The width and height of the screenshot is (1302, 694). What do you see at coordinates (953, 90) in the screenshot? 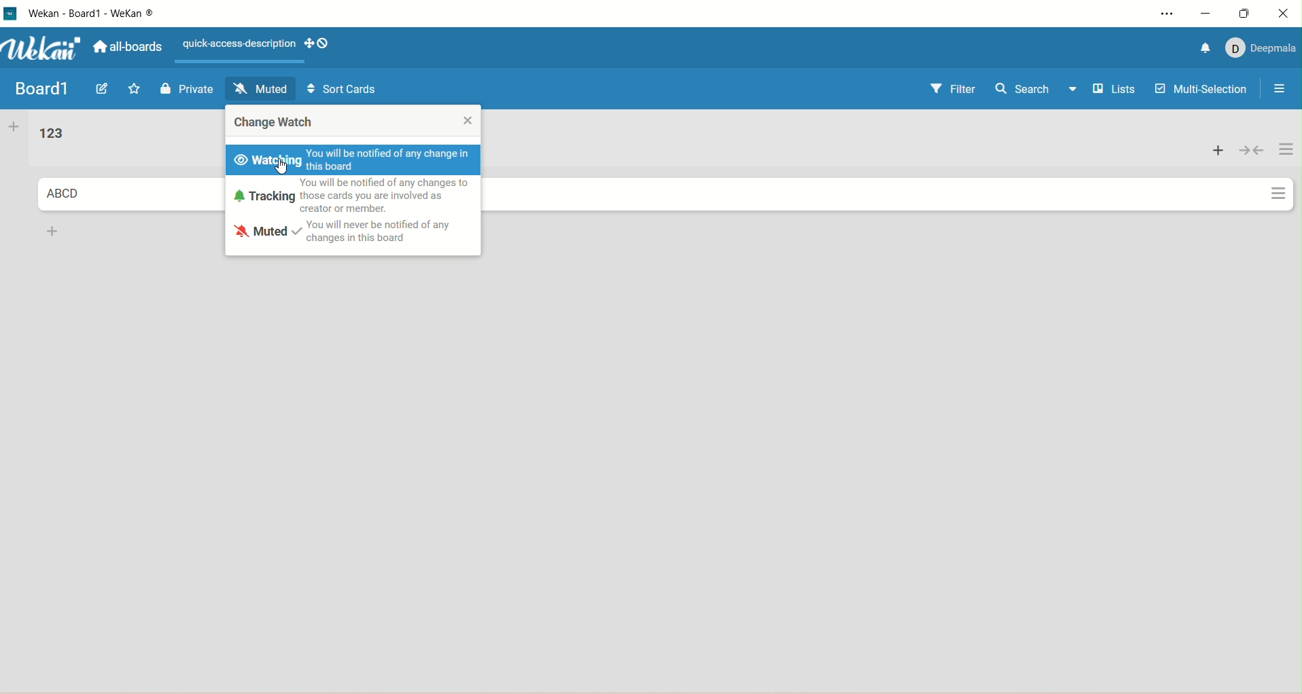
I see `filter` at bounding box center [953, 90].